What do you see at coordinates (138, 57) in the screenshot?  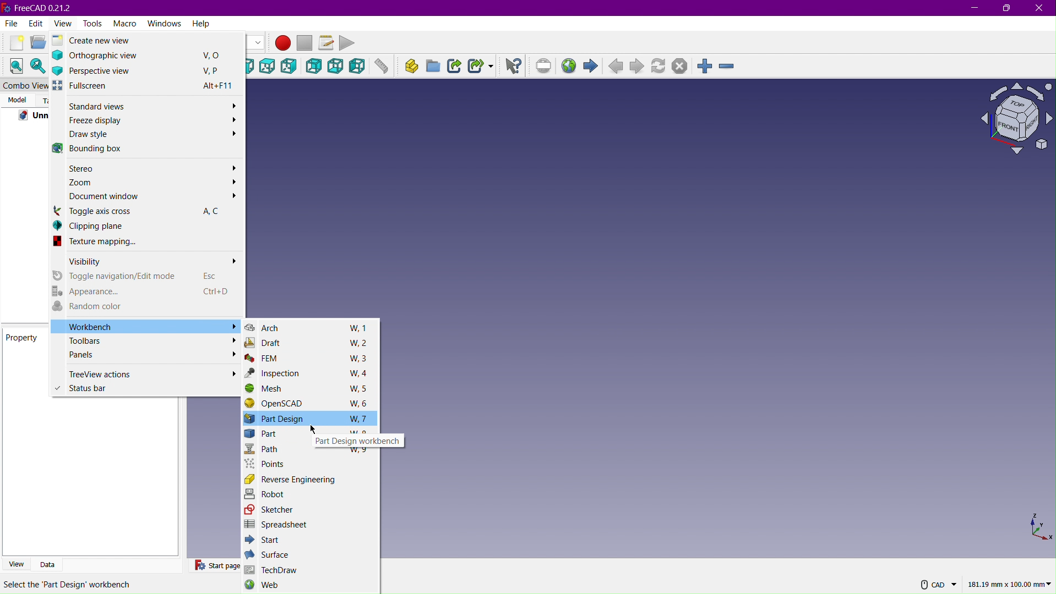 I see `Orthographic View V,O` at bounding box center [138, 57].